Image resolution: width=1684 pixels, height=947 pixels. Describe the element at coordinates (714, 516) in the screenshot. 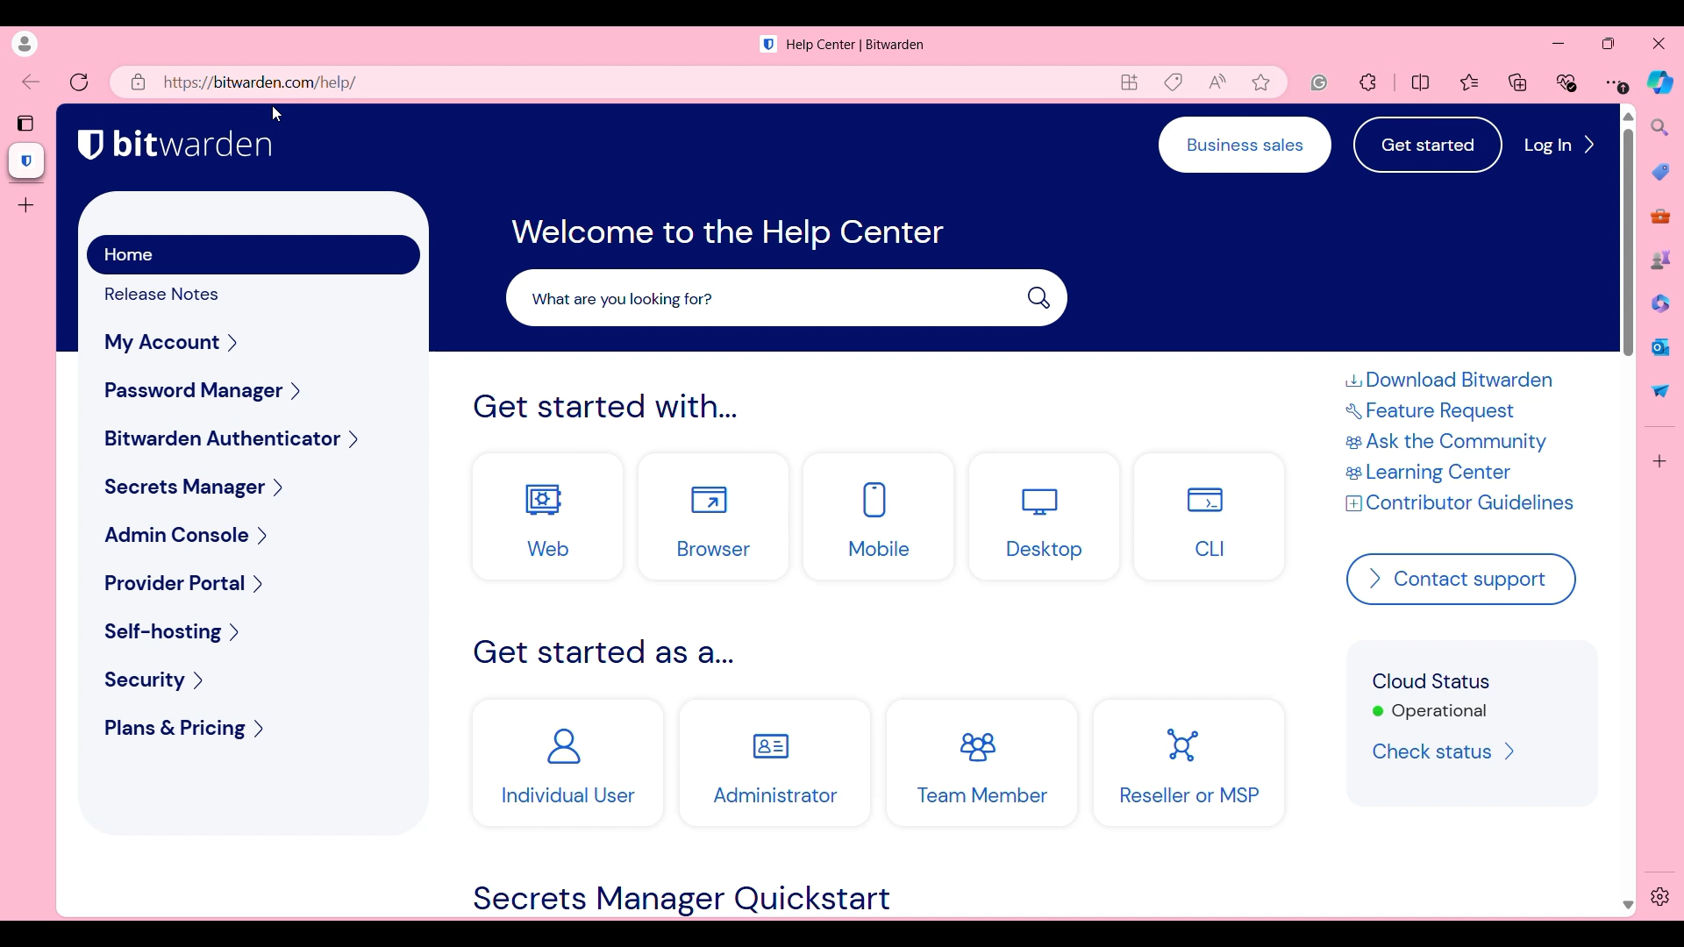

I see `Browser` at that location.